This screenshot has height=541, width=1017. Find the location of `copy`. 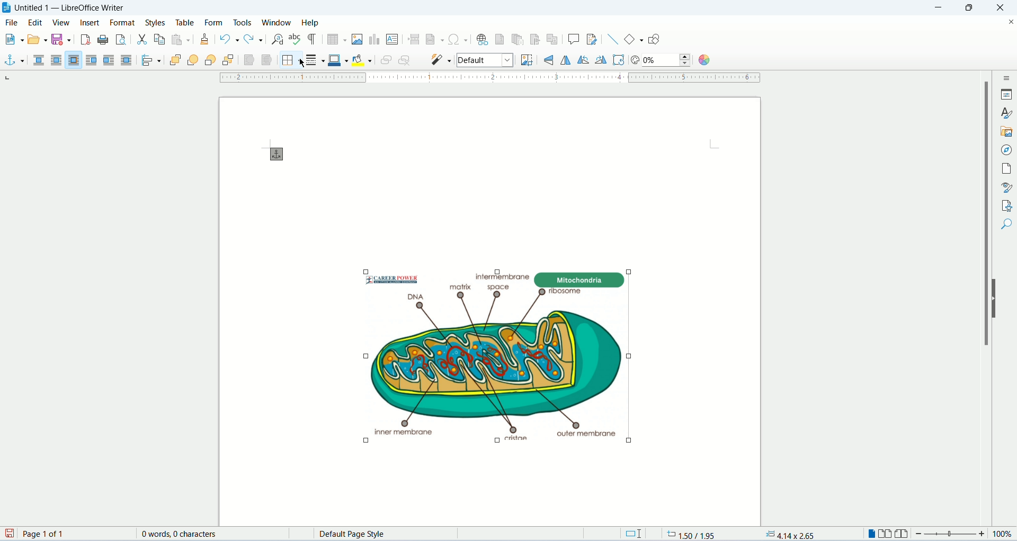

copy is located at coordinates (159, 39).